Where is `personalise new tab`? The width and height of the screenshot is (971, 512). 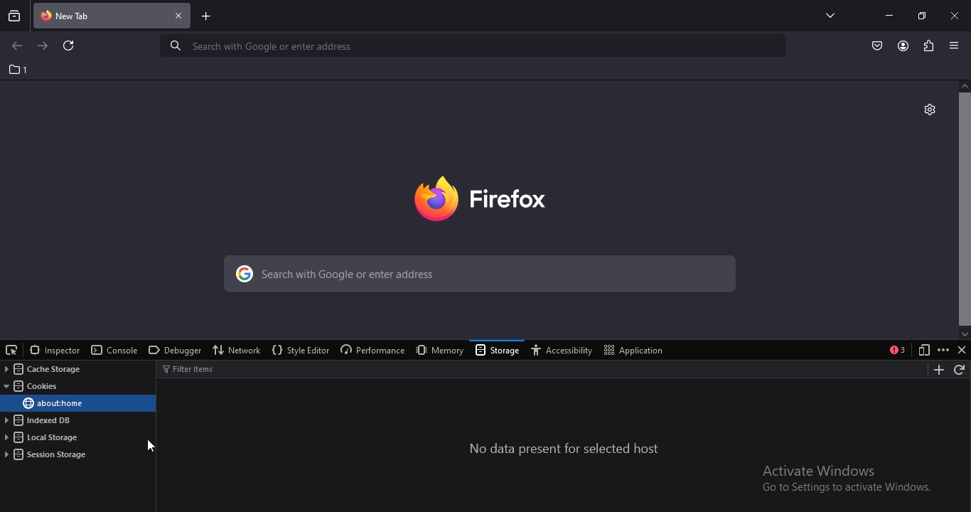
personalise new tab is located at coordinates (929, 108).